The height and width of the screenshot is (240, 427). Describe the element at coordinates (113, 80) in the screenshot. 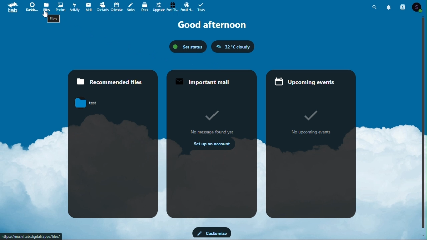

I see `recommended files` at that location.